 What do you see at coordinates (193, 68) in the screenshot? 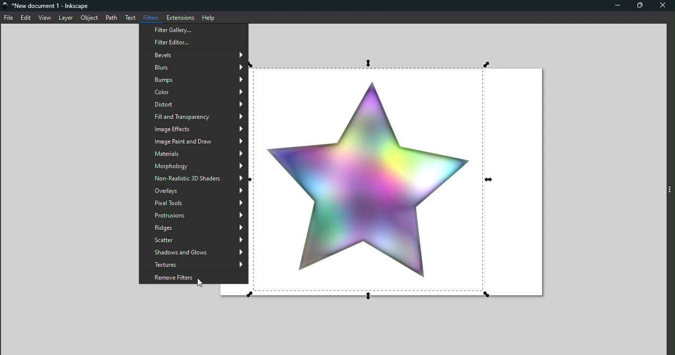
I see `Blurs` at bounding box center [193, 68].